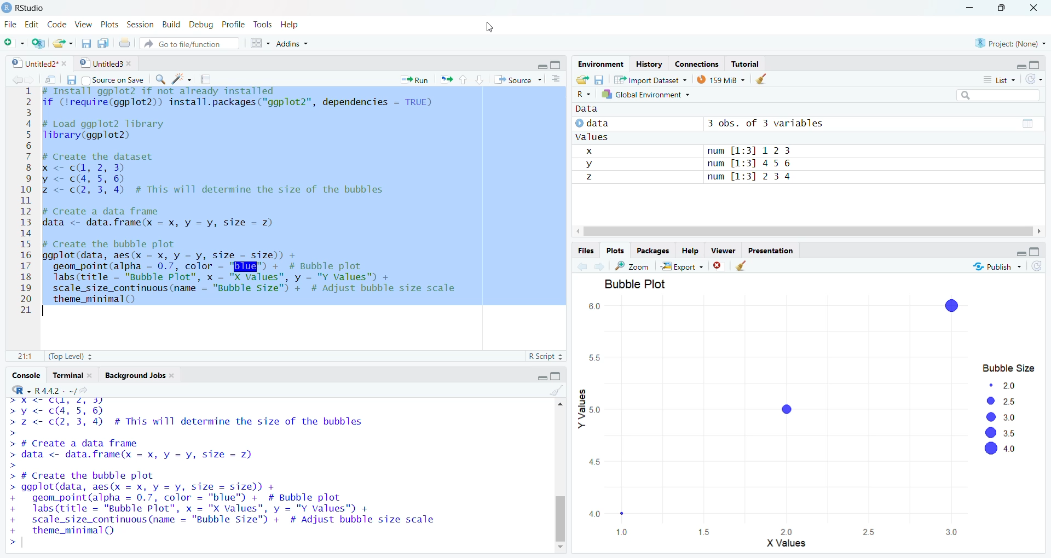  What do you see at coordinates (556, 474) in the screenshot?
I see `scrollbar` at bounding box center [556, 474].